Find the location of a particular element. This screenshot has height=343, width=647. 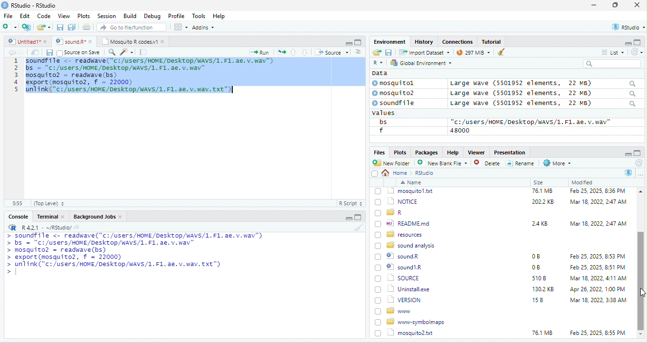

| @] INSTALL is located at coordinates (399, 236).